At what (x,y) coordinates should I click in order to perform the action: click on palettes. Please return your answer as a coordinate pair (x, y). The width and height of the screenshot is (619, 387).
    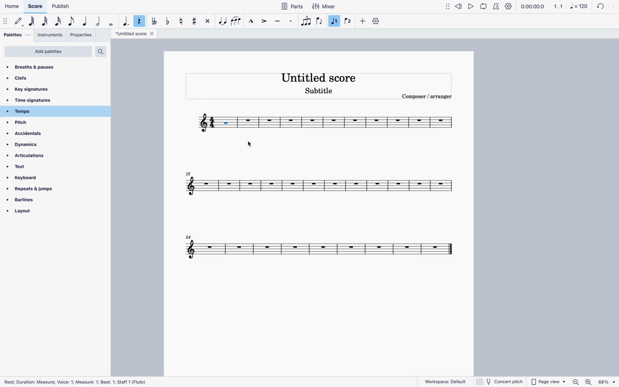
    Looking at the image, I should click on (17, 35).